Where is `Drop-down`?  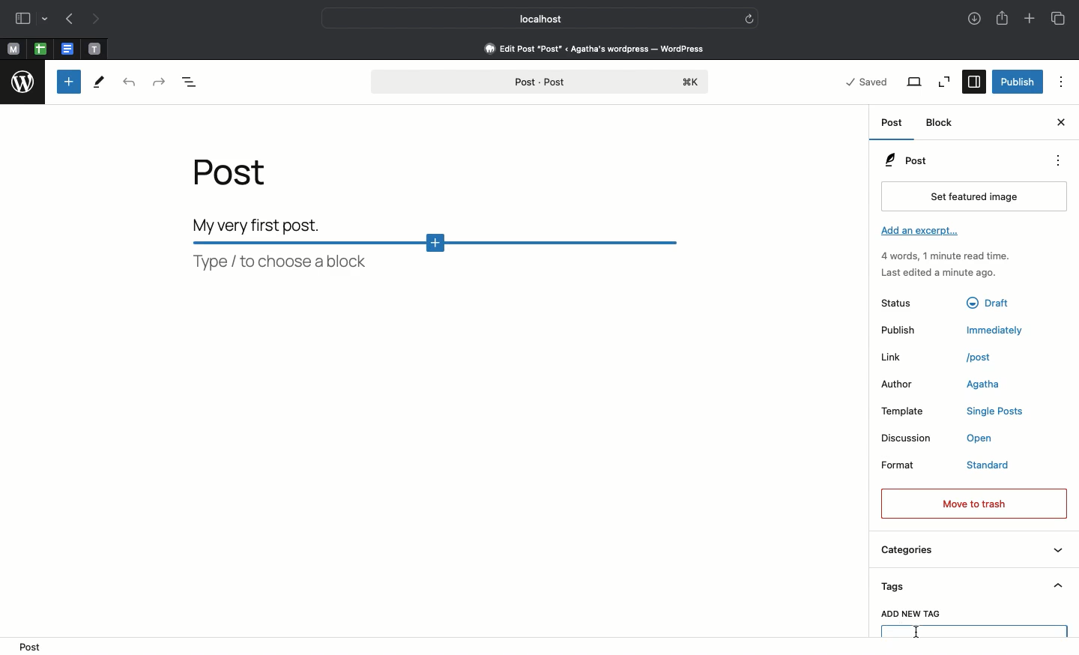
Drop-down is located at coordinates (44, 19).